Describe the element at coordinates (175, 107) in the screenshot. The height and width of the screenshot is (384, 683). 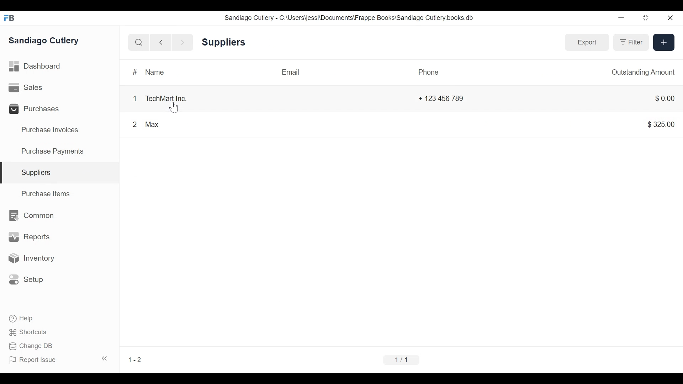
I see `cursor` at that location.